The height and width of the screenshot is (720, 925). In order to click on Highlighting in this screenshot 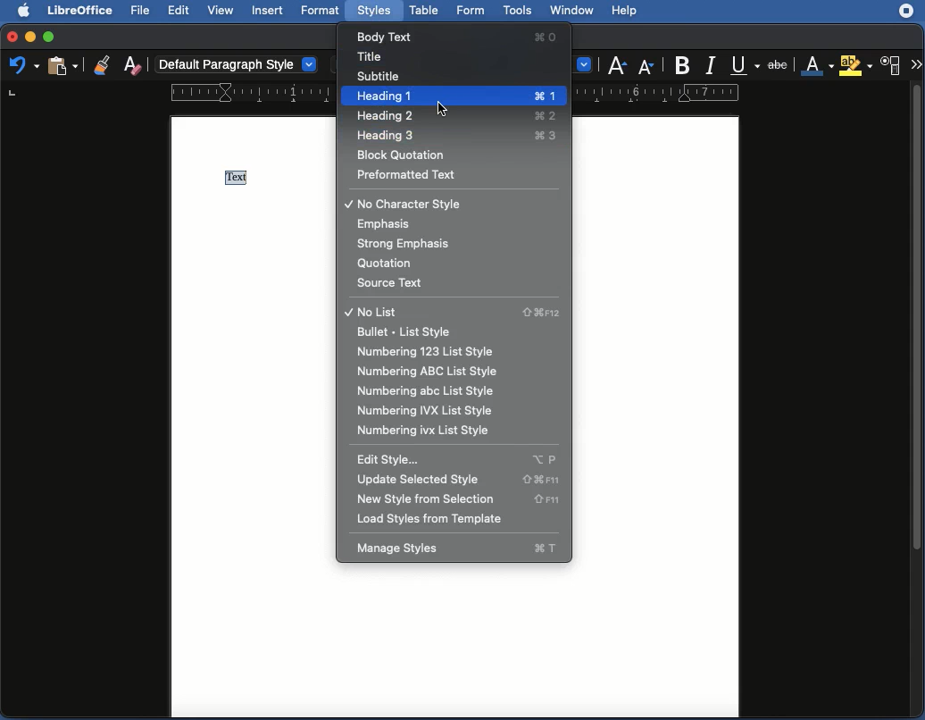, I will do `click(855, 65)`.